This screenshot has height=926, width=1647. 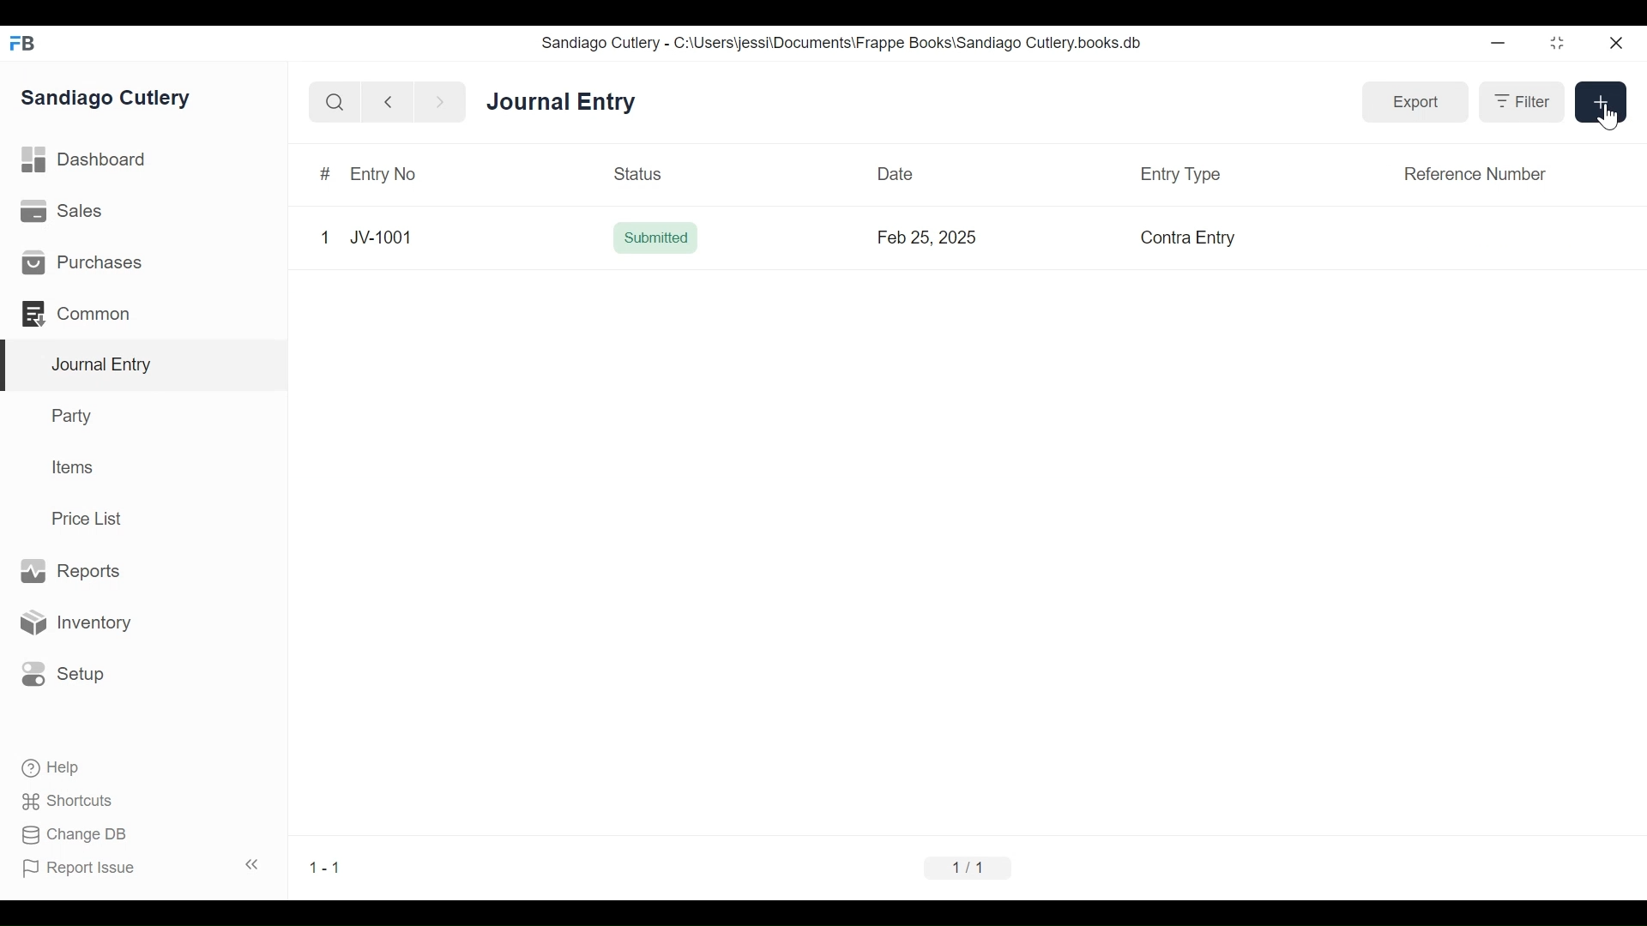 I want to click on Items, so click(x=75, y=469).